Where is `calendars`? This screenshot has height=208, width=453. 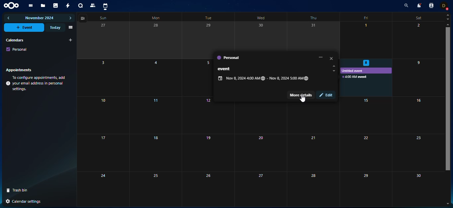 calendars is located at coordinates (14, 40).